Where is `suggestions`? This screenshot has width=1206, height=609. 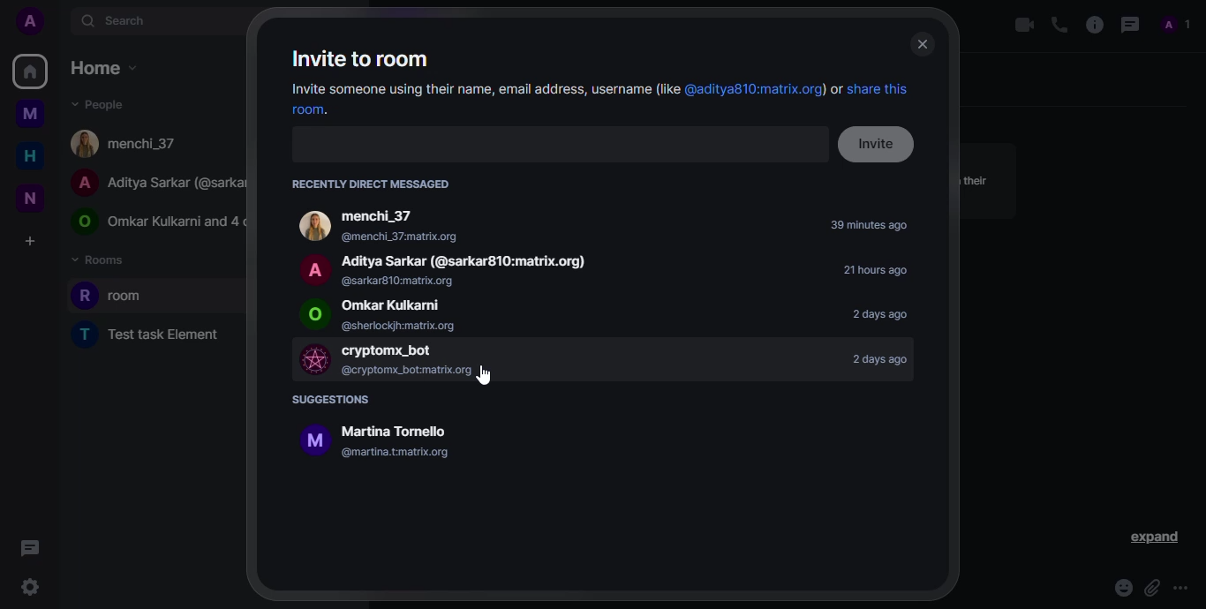 suggestions is located at coordinates (333, 400).